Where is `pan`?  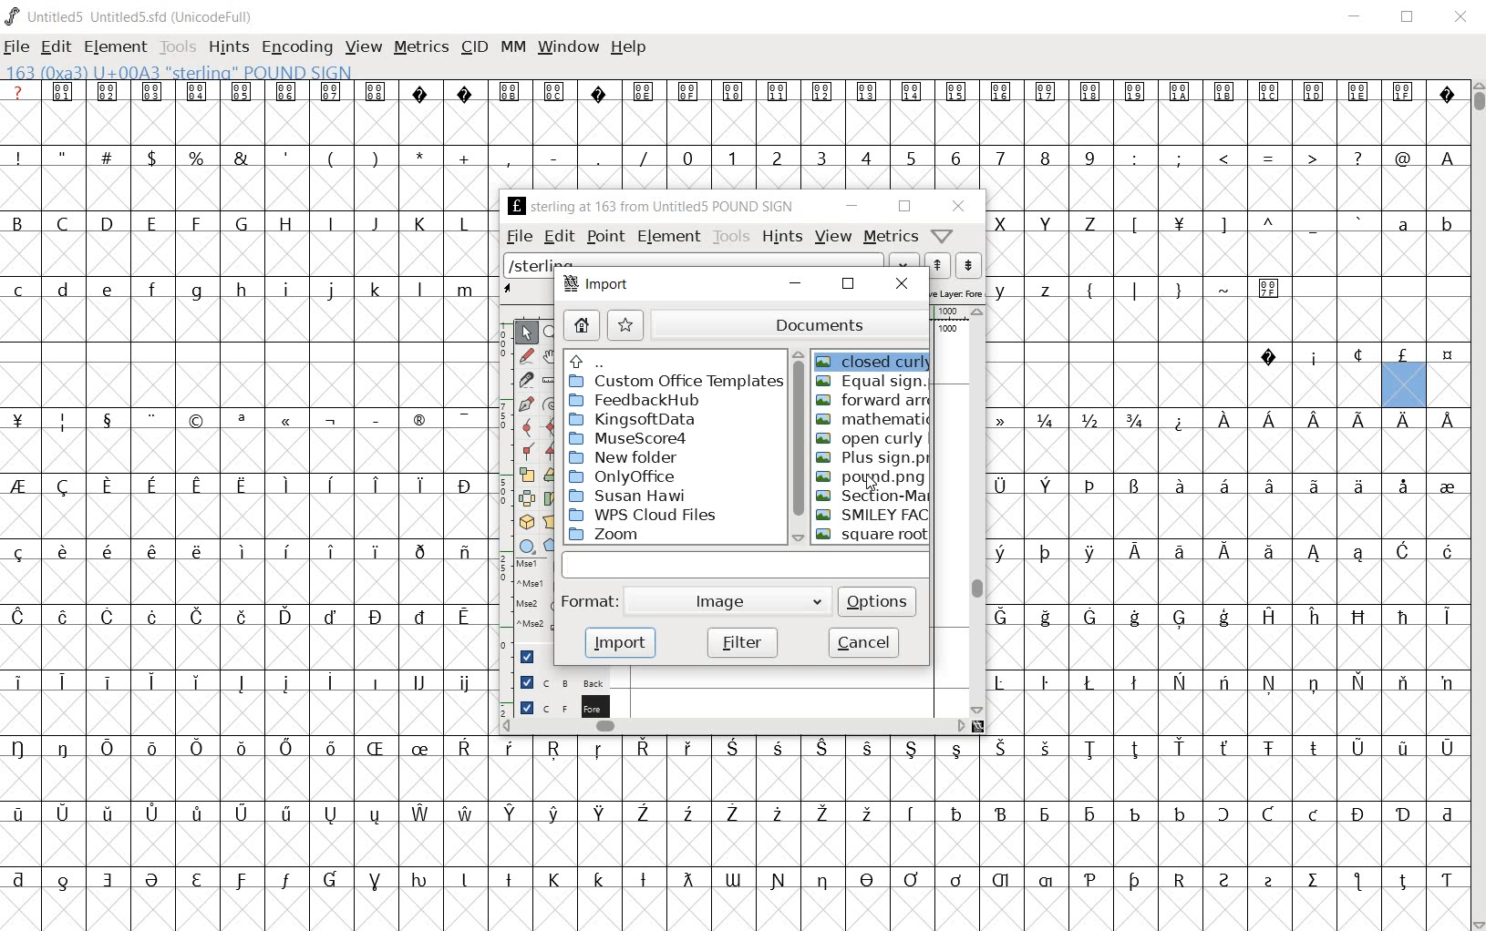 pan is located at coordinates (553, 361).